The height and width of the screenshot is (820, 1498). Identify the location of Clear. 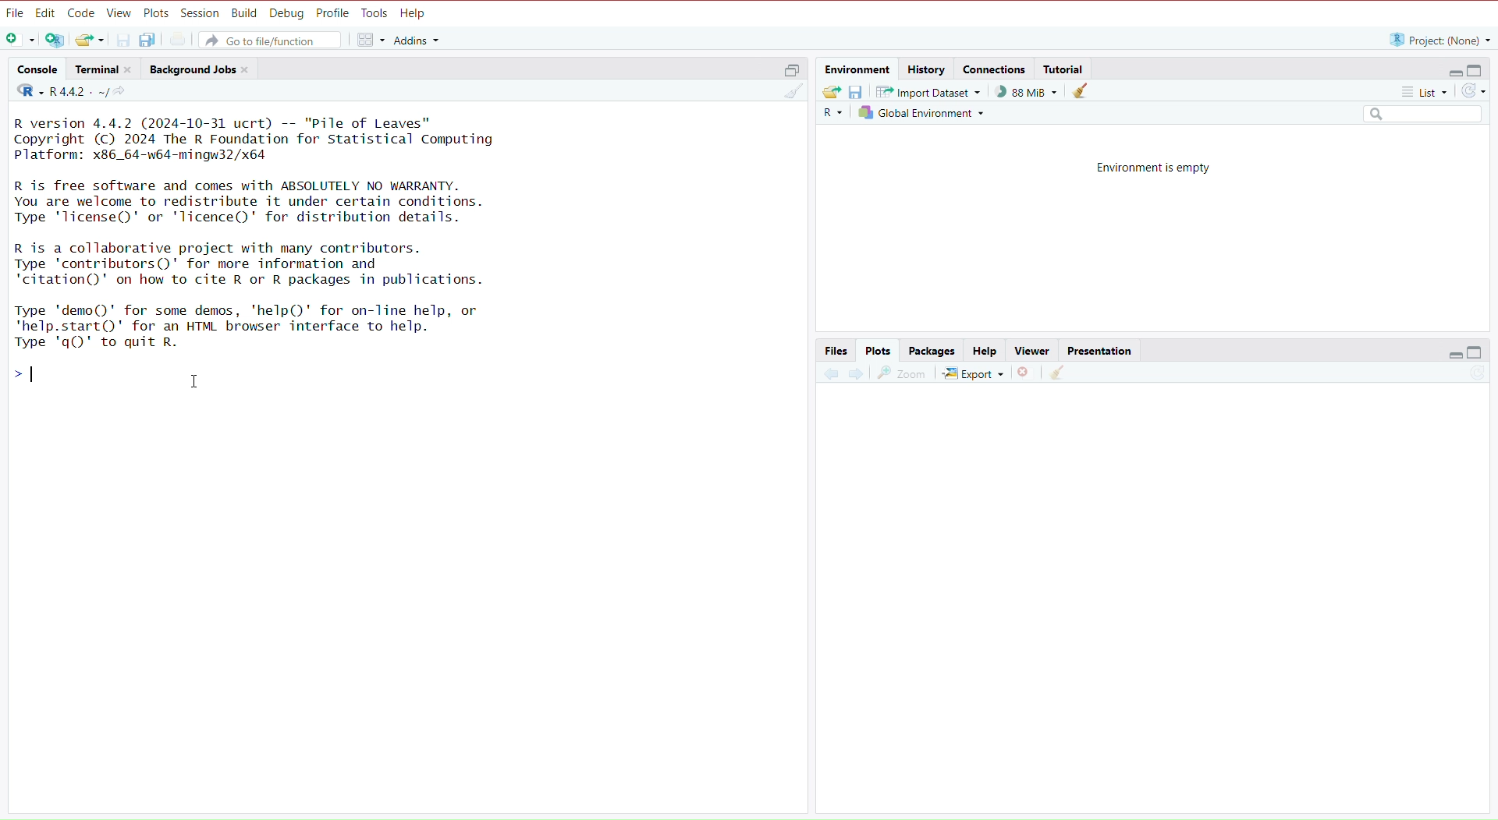
(791, 91).